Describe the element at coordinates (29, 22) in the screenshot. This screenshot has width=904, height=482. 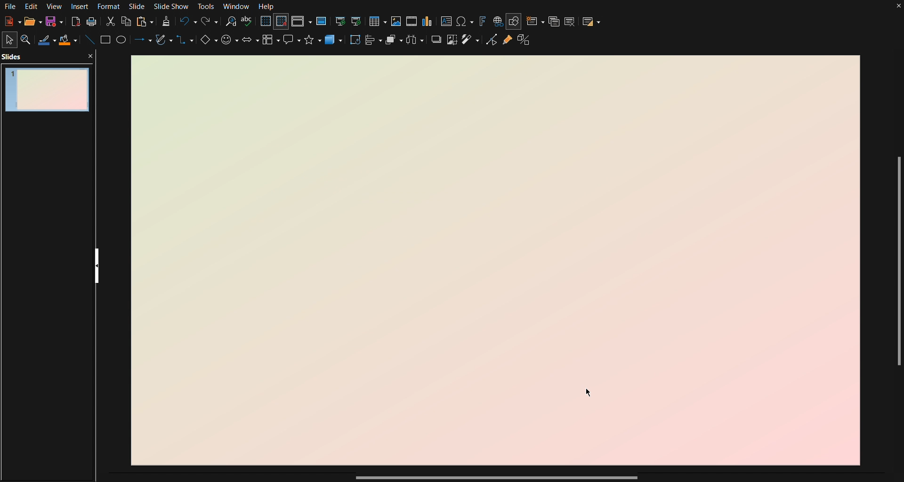
I see `Open` at that location.